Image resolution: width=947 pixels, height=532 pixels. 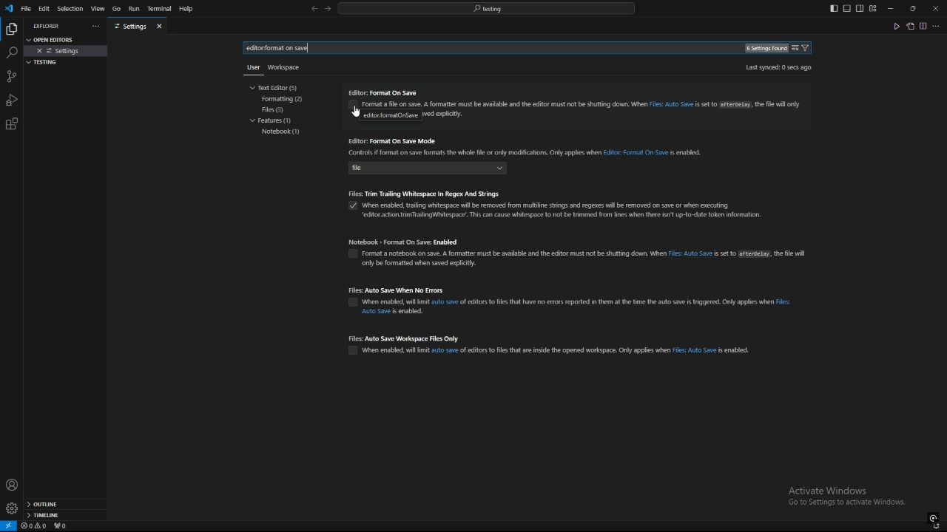 What do you see at coordinates (486, 8) in the screenshot?
I see `search bar` at bounding box center [486, 8].